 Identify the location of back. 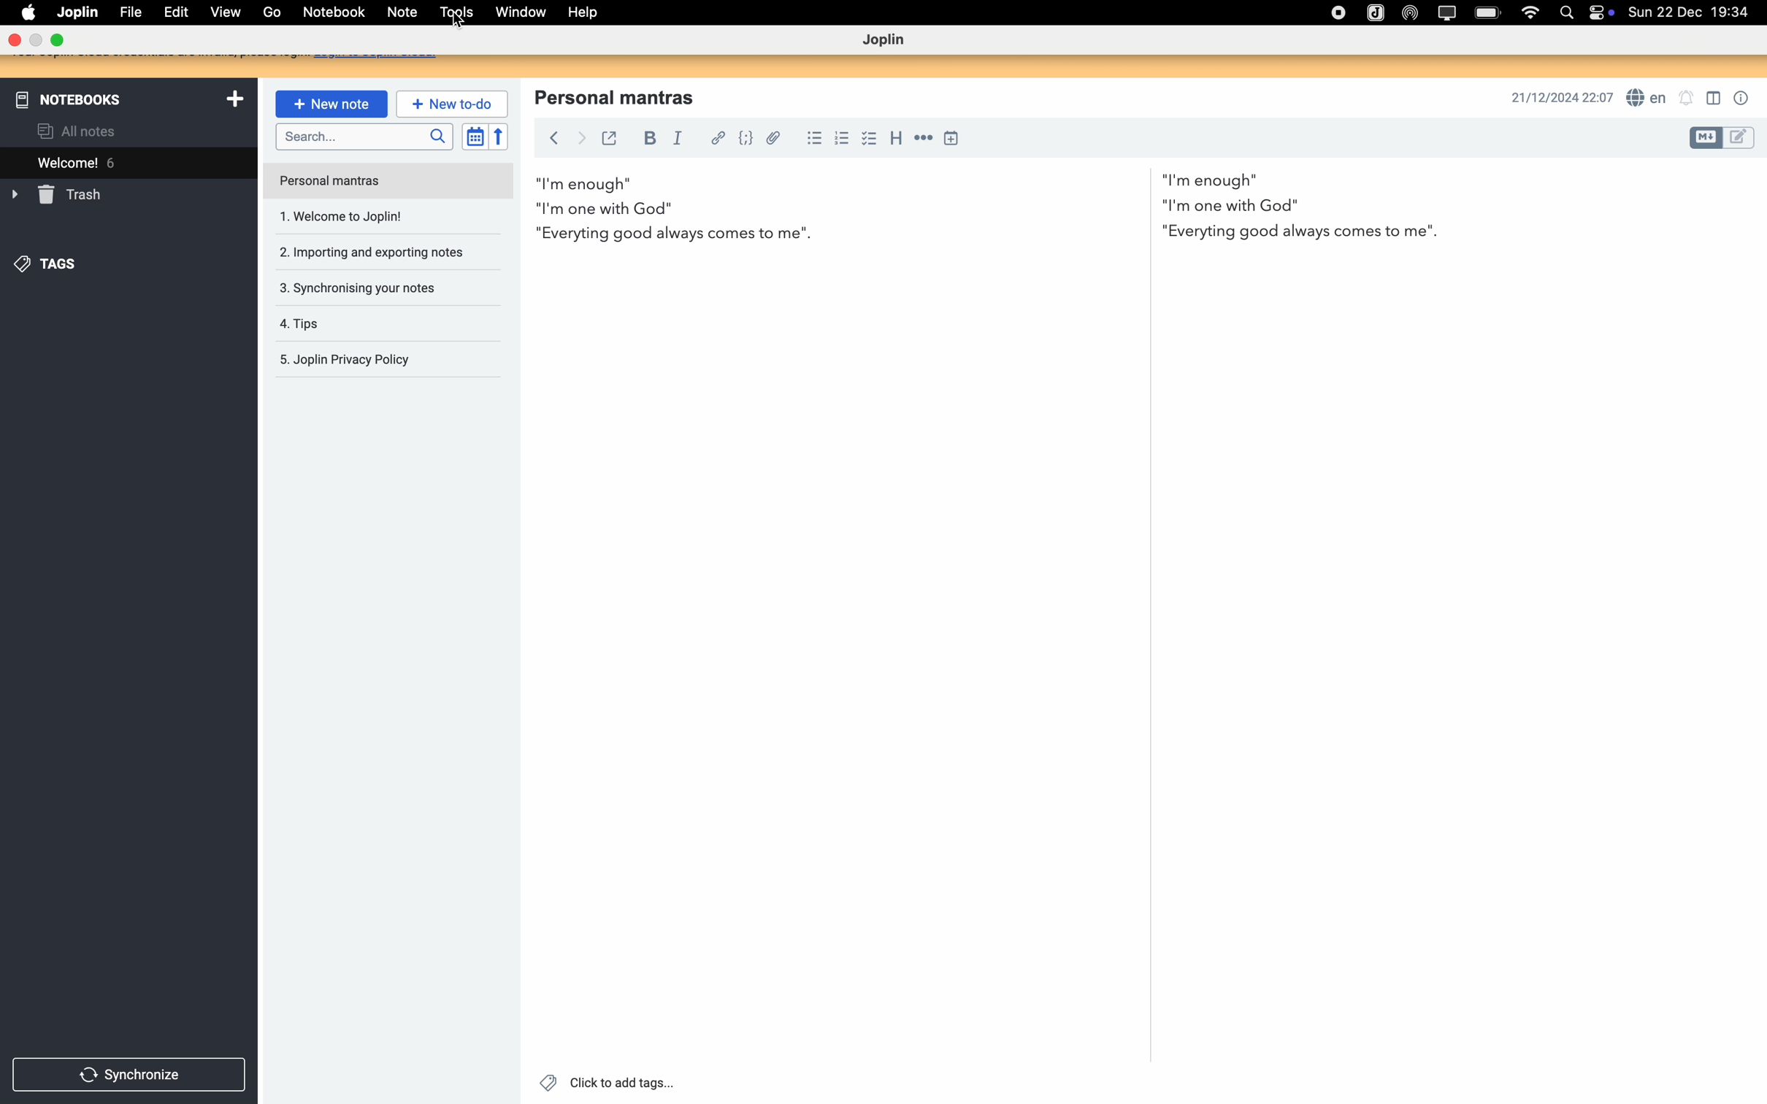
(557, 137).